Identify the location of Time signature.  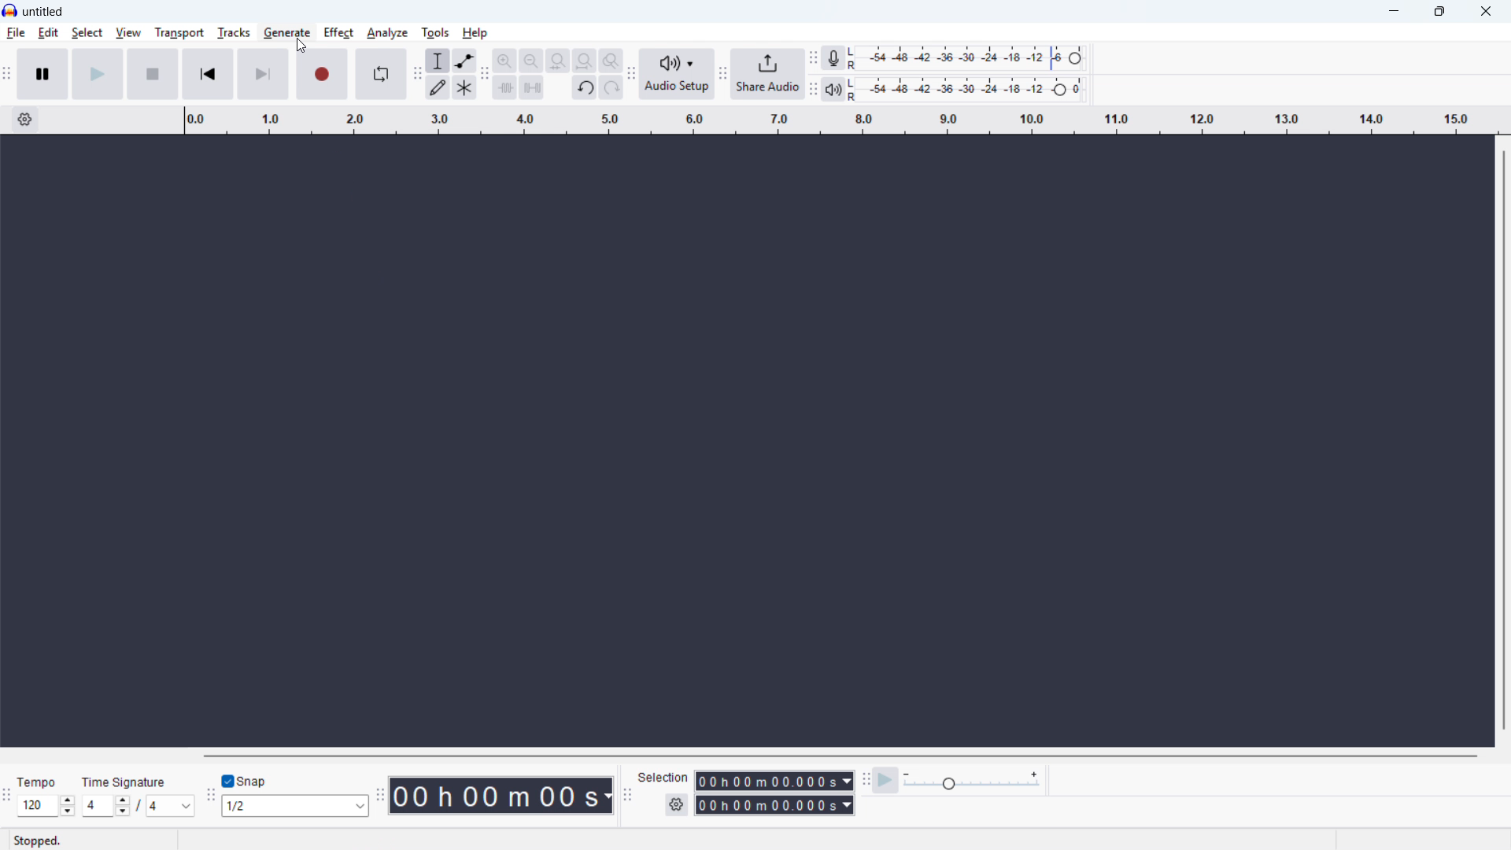
(126, 782).